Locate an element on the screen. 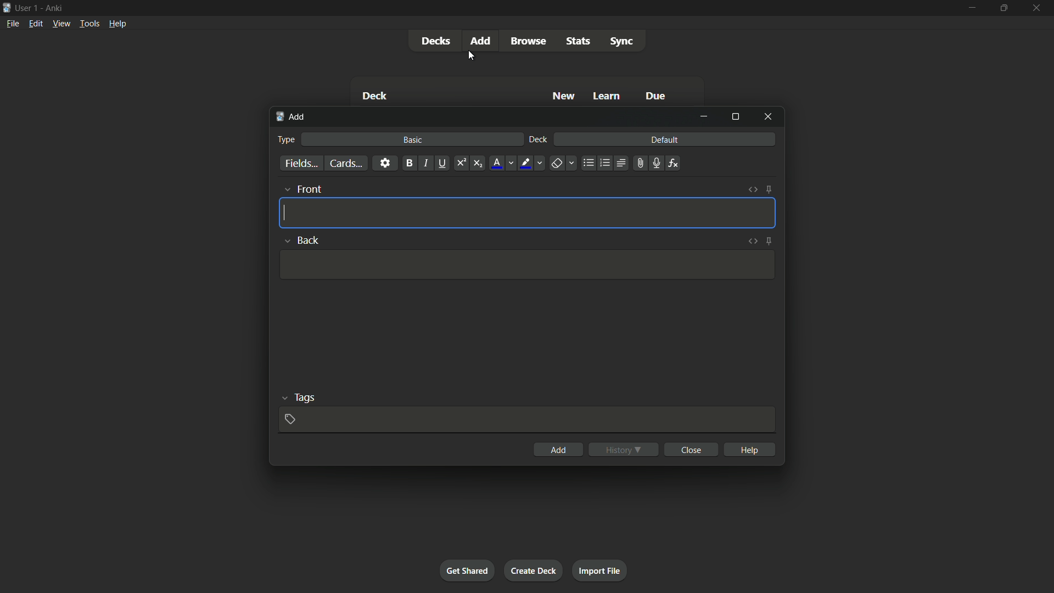 The height and width of the screenshot is (593, 1054). cursor is located at coordinates (283, 213).